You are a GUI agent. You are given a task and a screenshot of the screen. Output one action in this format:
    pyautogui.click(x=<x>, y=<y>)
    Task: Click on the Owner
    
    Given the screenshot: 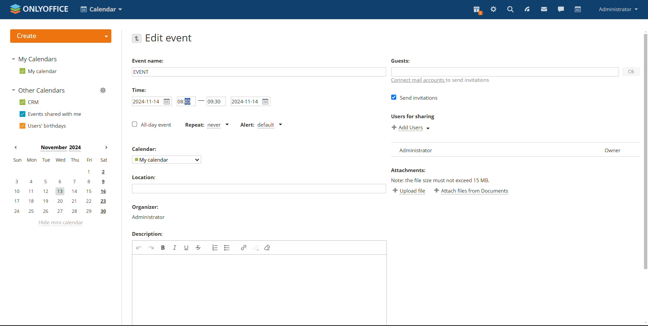 What is the action you would take?
    pyautogui.click(x=617, y=150)
    